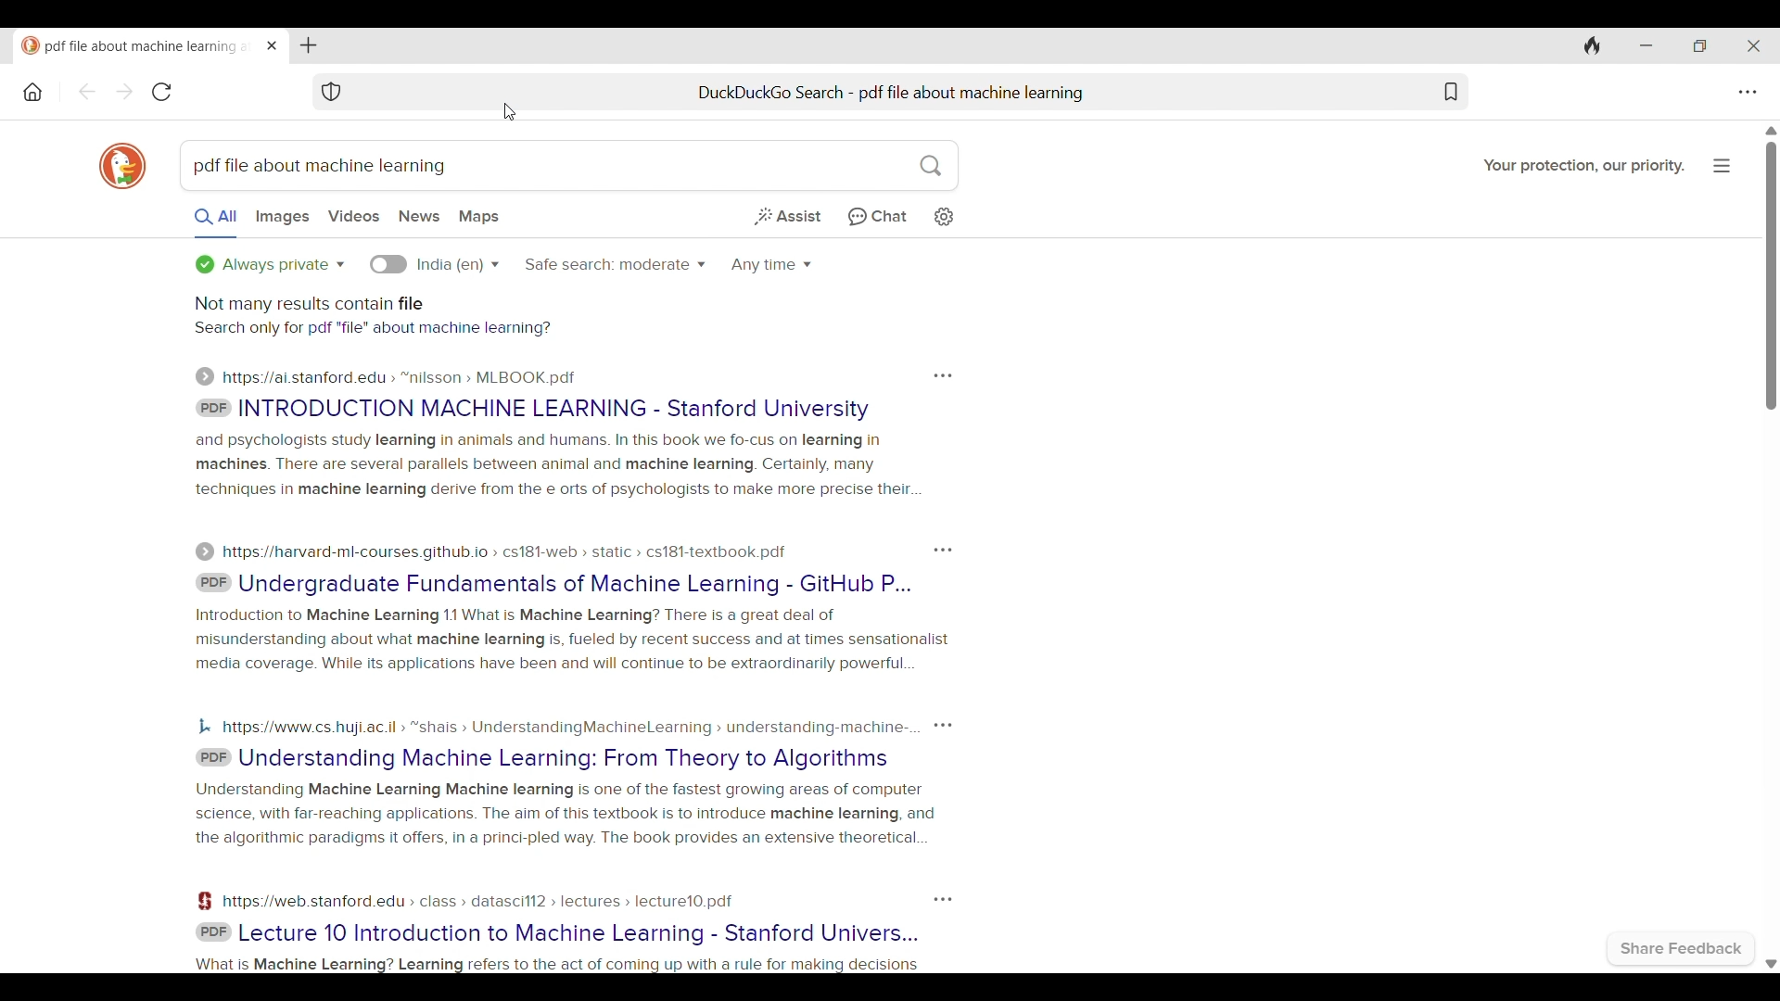 Image resolution: width=1780 pixels, height=1001 pixels. Describe the element at coordinates (205, 376) in the screenshot. I see `Indication symbol` at that location.